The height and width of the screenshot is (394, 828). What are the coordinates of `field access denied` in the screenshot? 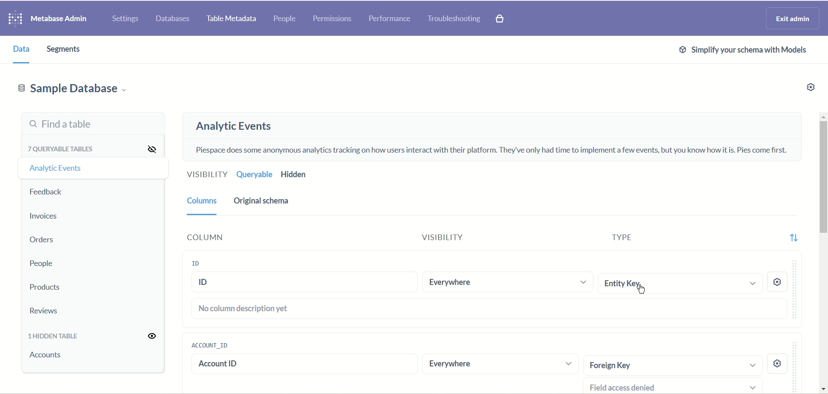 It's located at (677, 386).